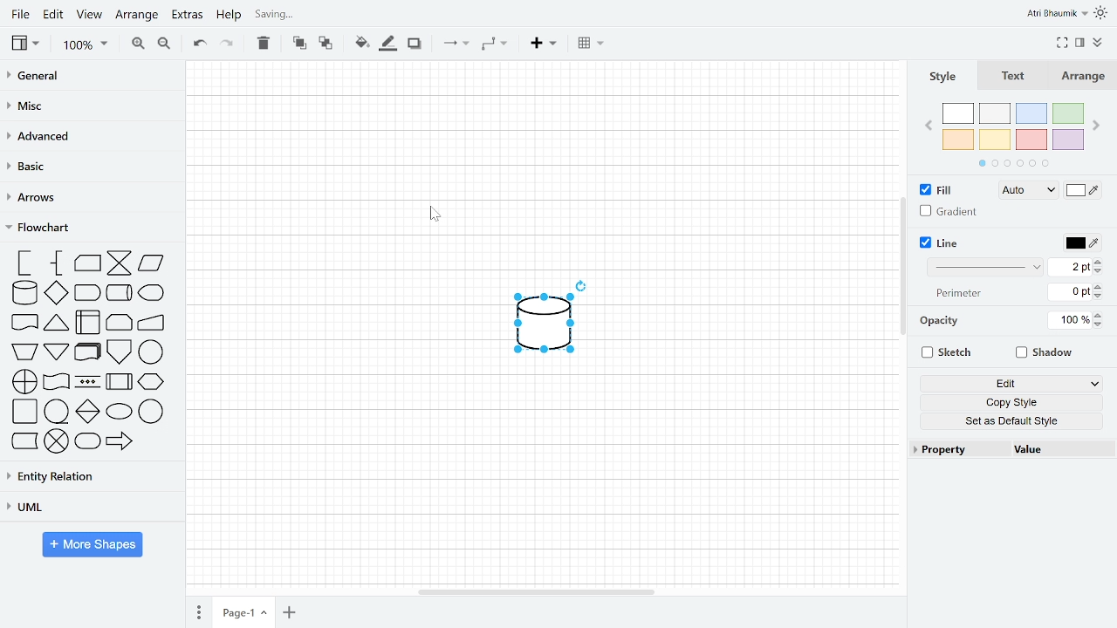  I want to click on Profile, so click(1056, 13).